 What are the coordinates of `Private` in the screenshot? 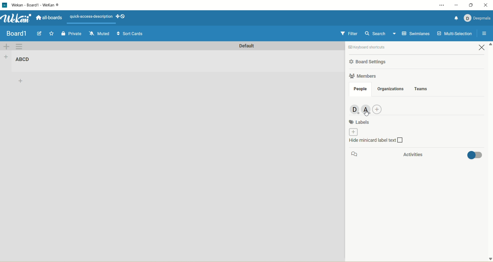 It's located at (72, 33).